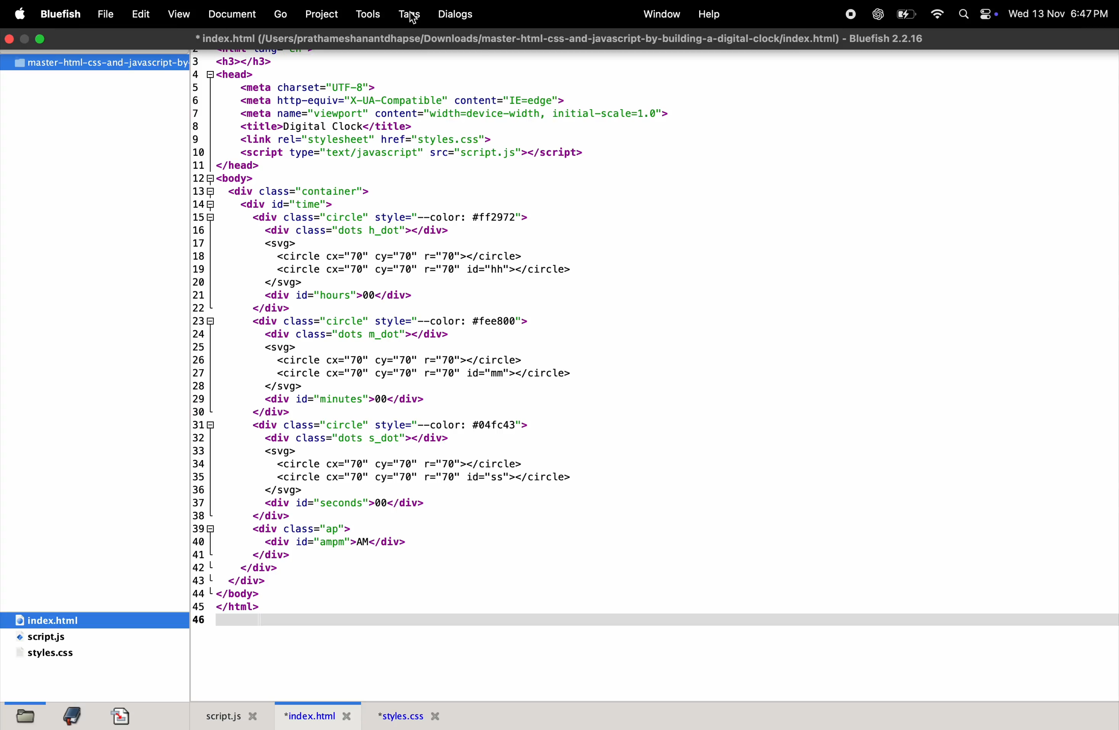 The image size is (1119, 730). Describe the element at coordinates (988, 14) in the screenshot. I see `Control center` at that location.